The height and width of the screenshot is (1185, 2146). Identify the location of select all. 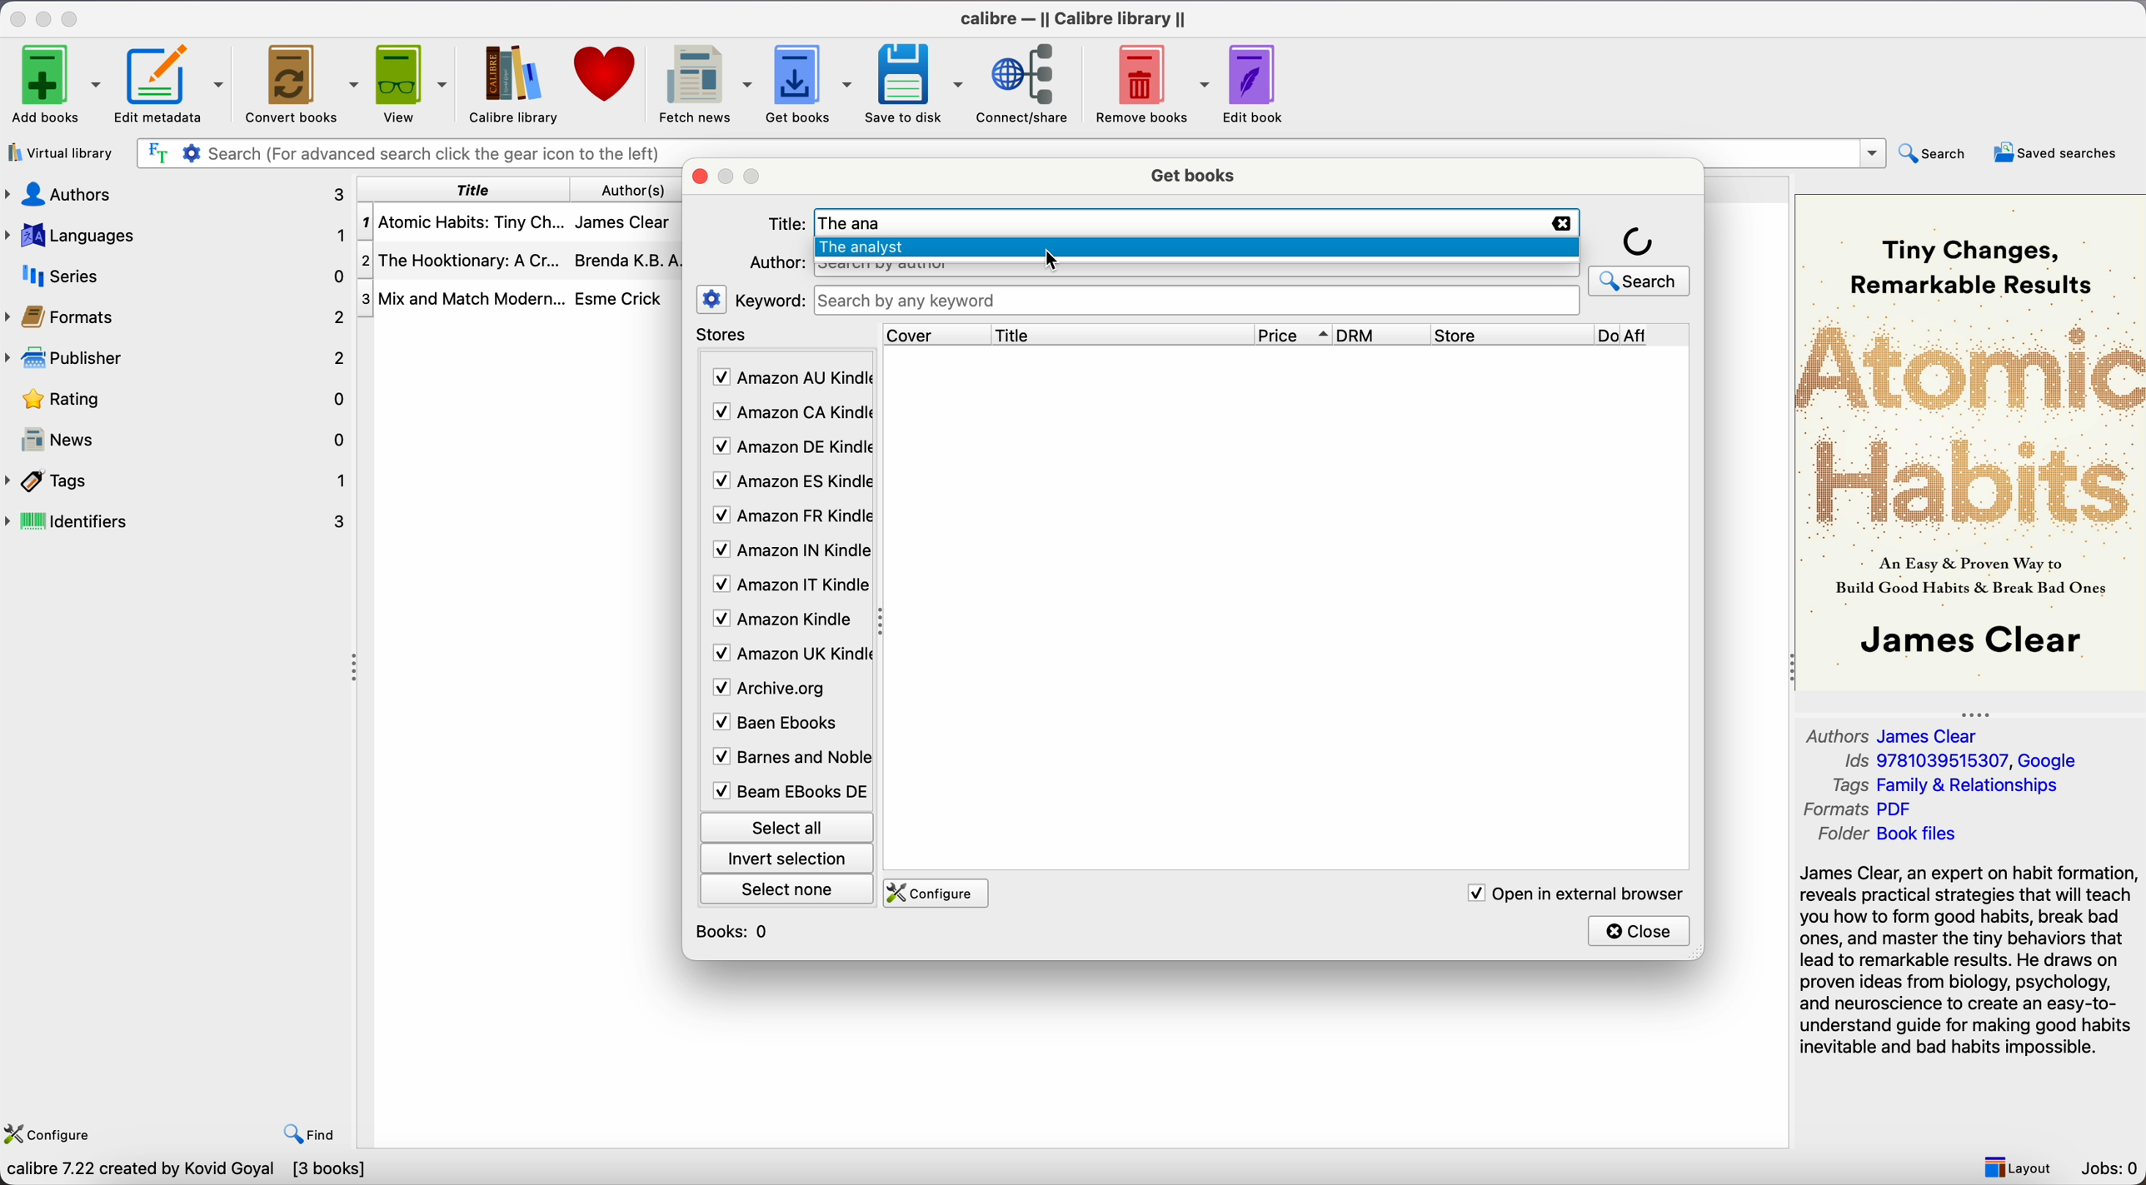
(786, 824).